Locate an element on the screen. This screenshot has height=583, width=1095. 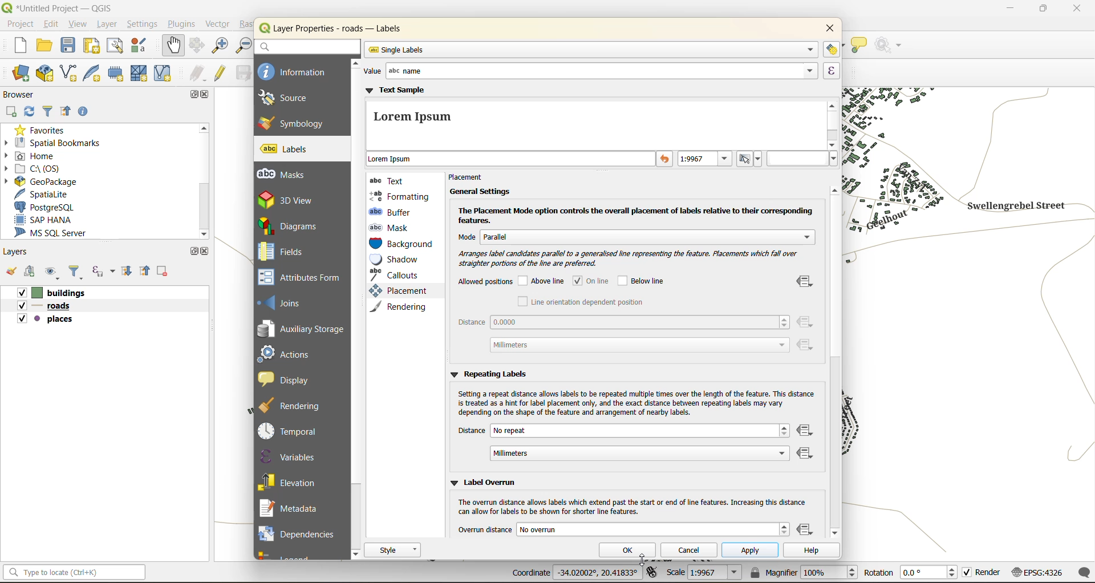
no action is located at coordinates (892, 46).